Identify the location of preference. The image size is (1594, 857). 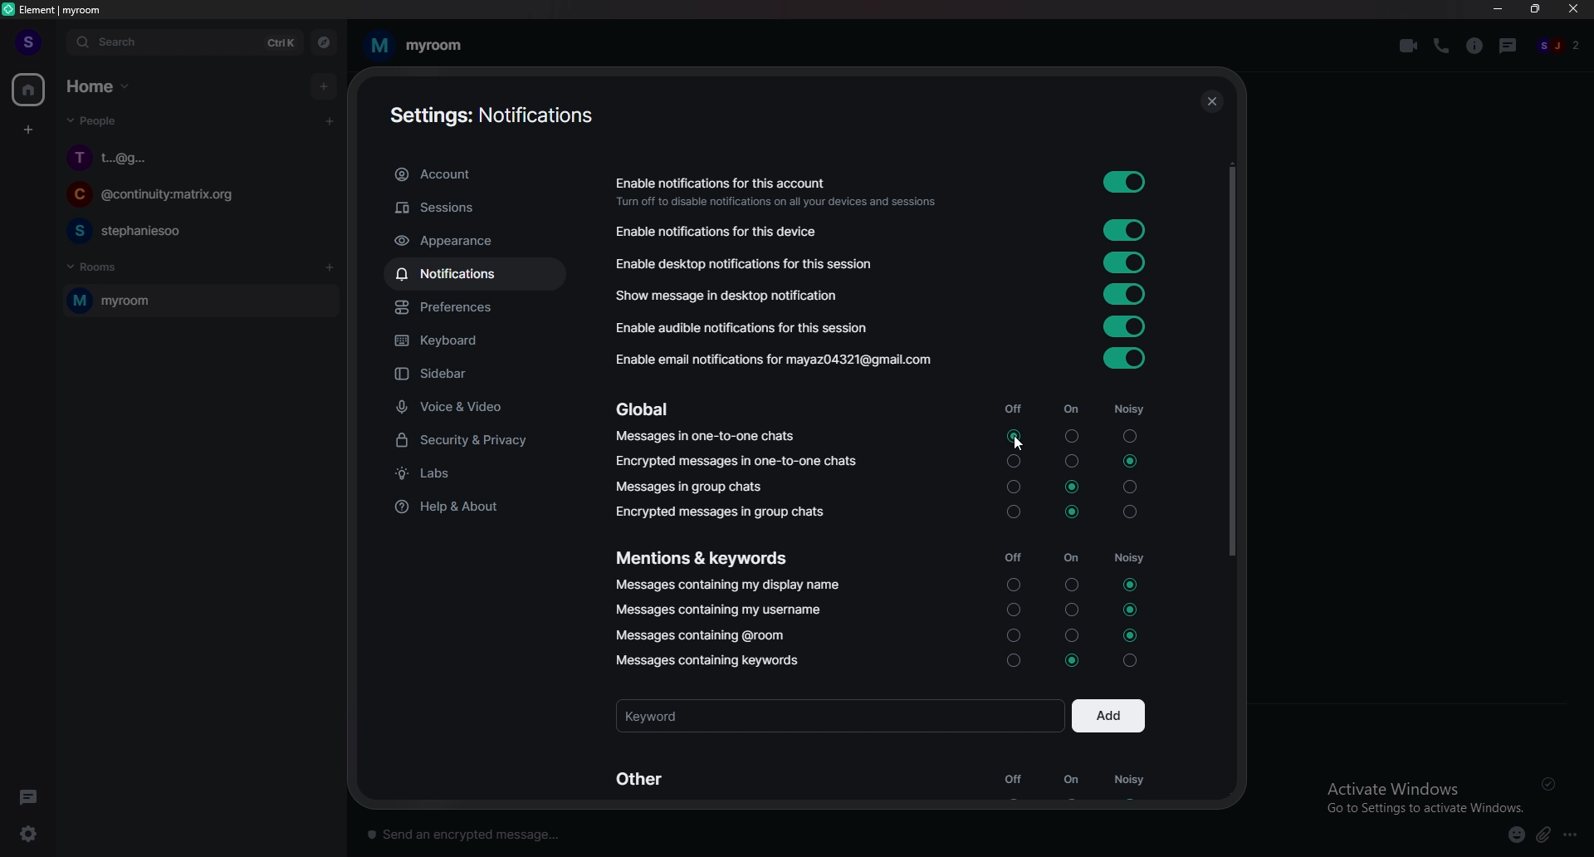
(482, 307).